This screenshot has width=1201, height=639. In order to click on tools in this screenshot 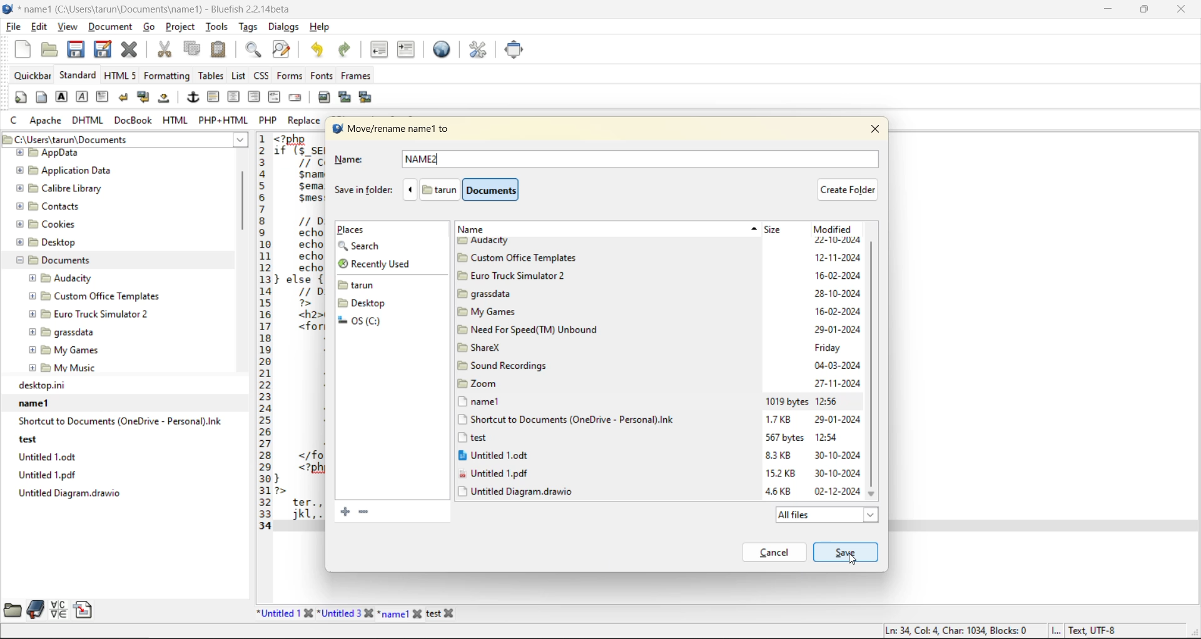, I will do `click(218, 27)`.